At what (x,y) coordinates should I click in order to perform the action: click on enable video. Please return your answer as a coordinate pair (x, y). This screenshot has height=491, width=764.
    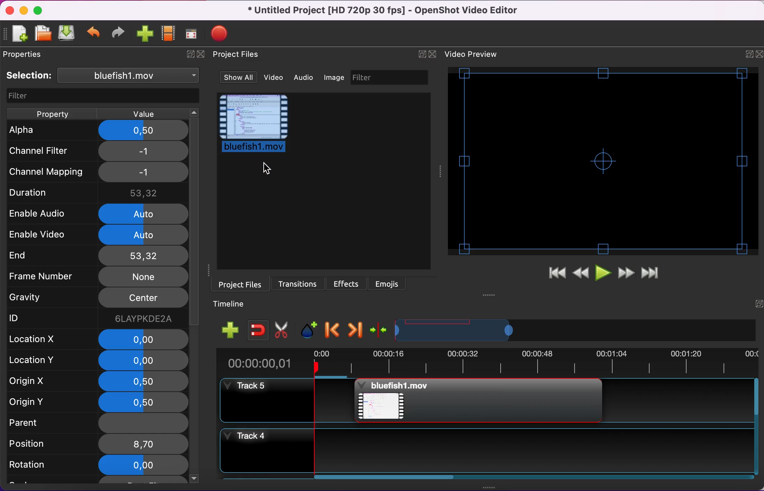
    Looking at the image, I should click on (50, 234).